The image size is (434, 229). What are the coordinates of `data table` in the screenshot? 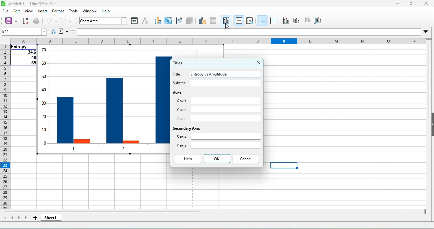 It's located at (214, 21).